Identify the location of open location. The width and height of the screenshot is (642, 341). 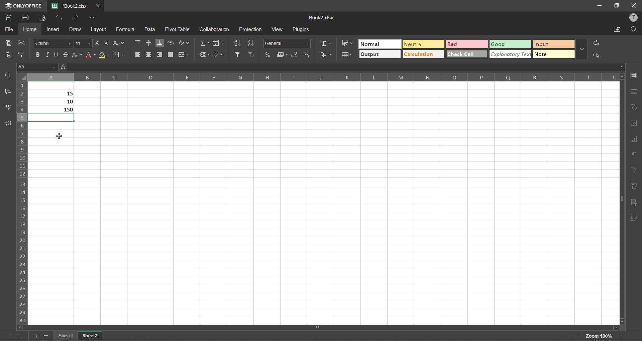
(616, 29).